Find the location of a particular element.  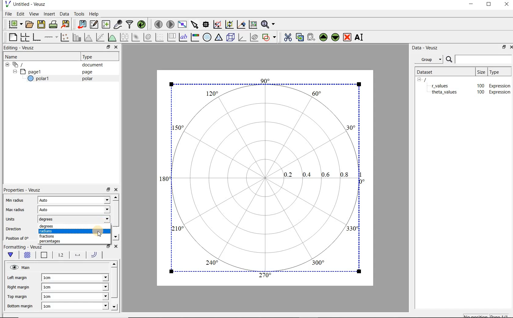

blank page is located at coordinates (12, 36).